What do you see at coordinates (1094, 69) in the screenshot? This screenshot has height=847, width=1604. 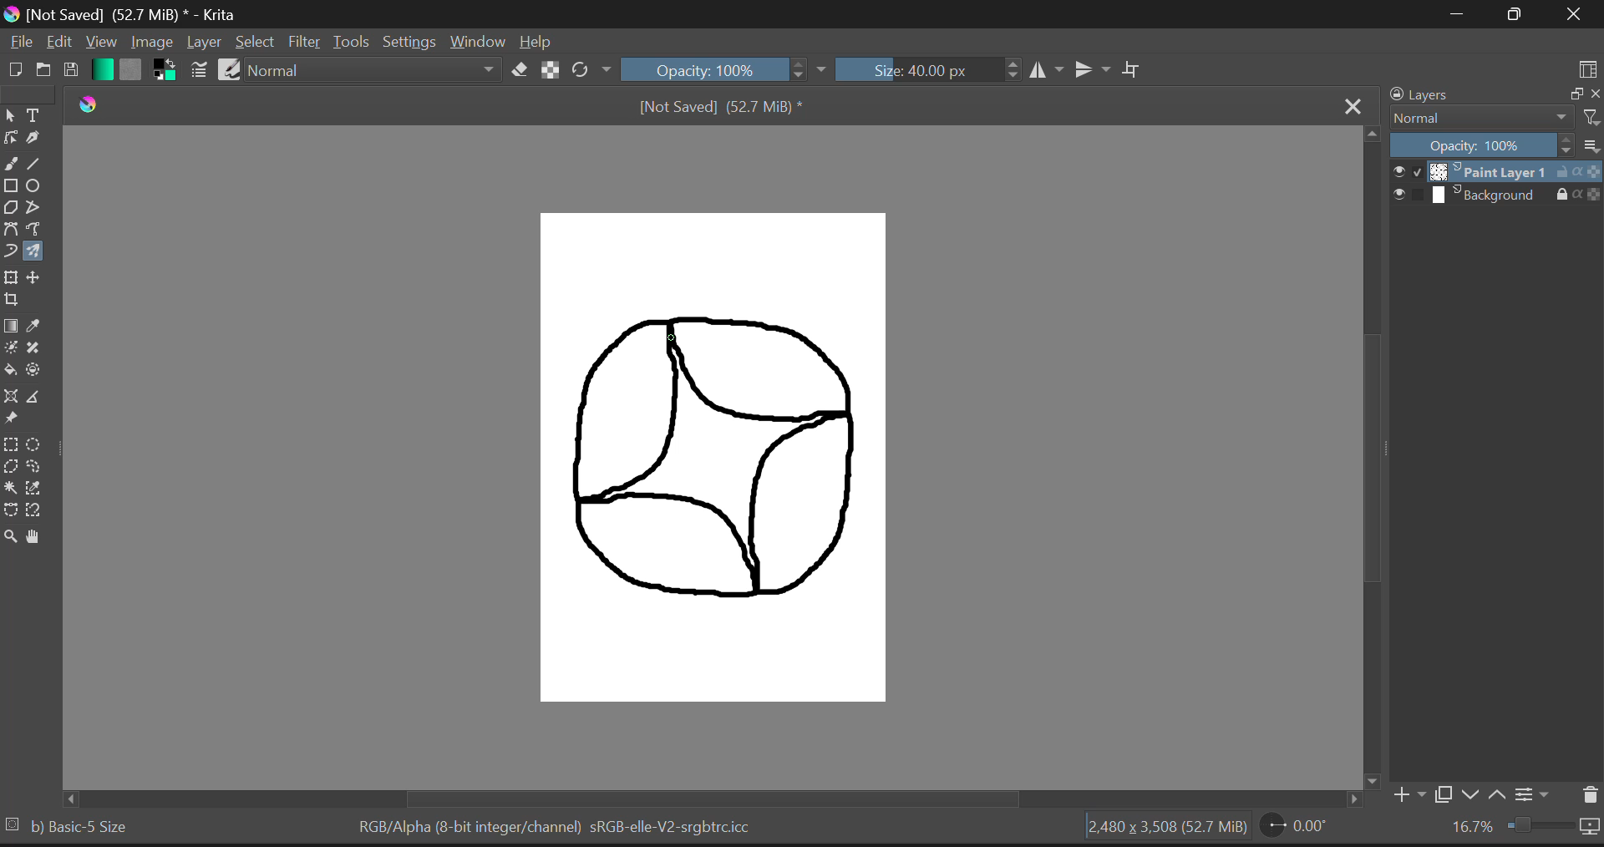 I see `Horizontal Mirror Flip` at bounding box center [1094, 69].